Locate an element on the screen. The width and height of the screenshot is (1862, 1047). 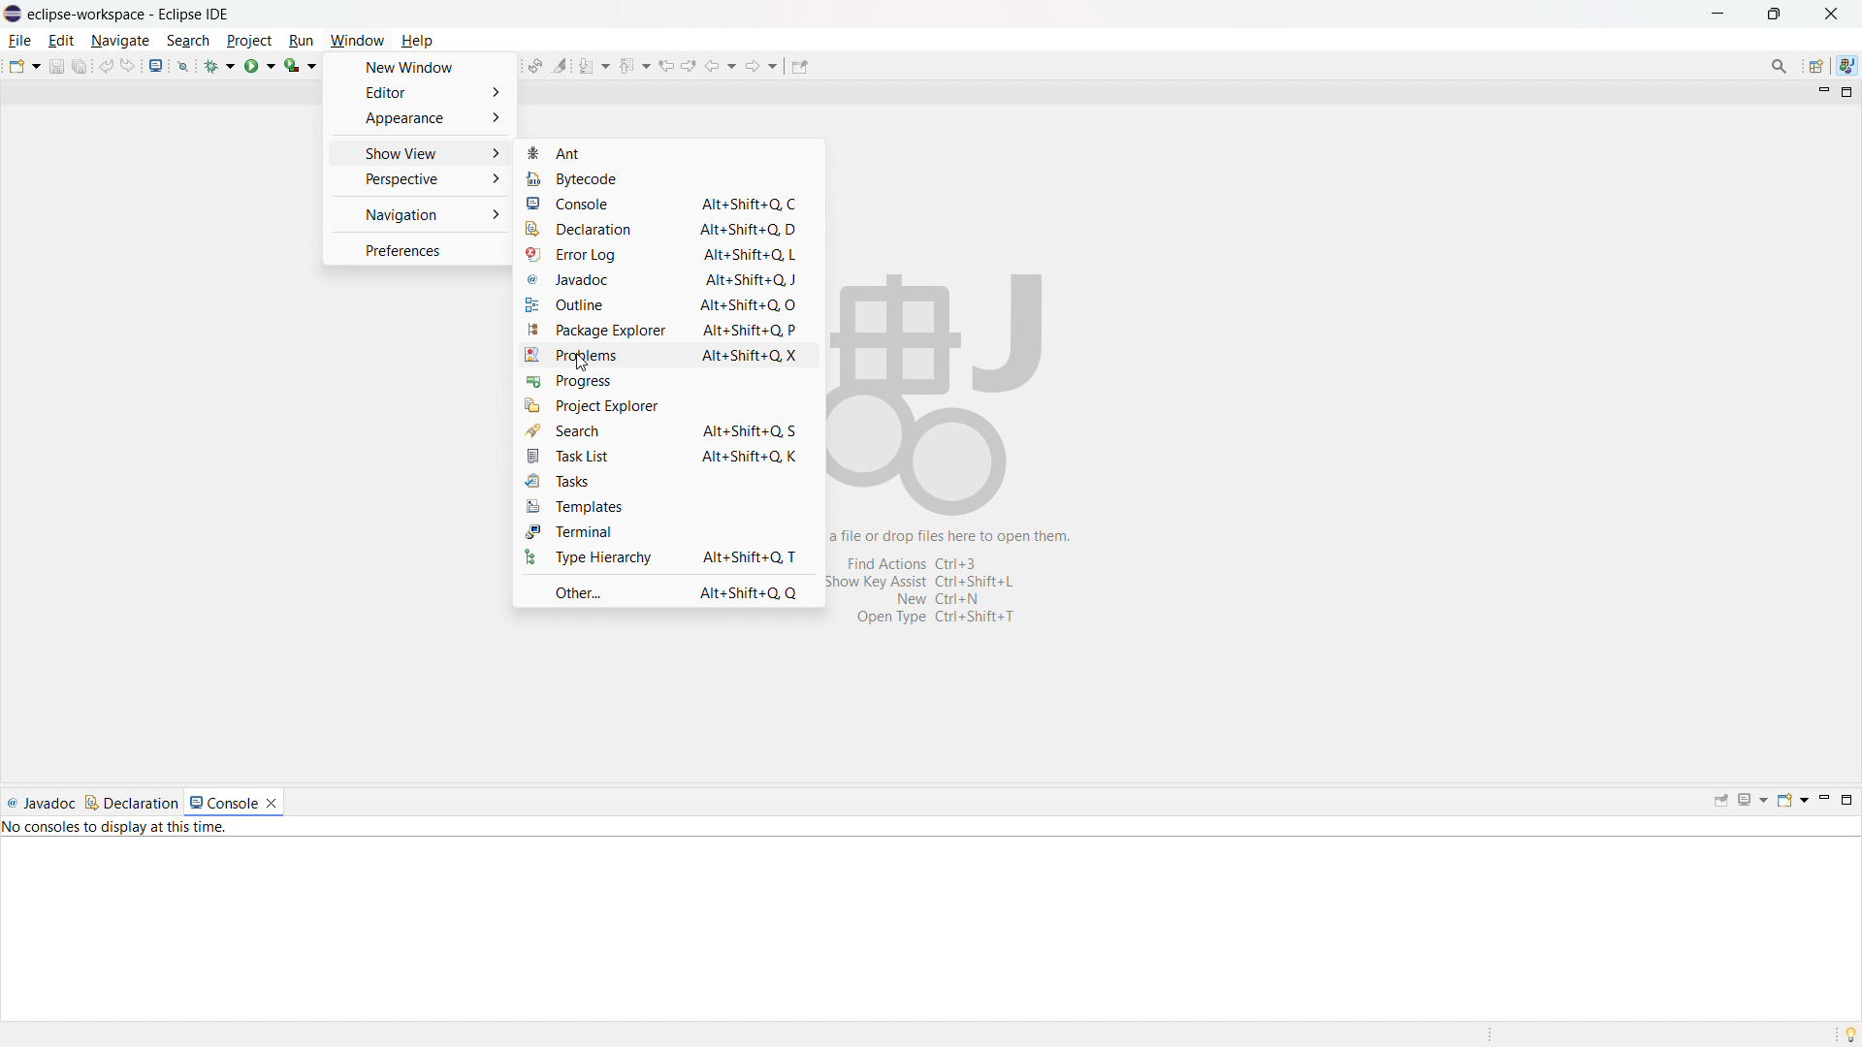
task list is located at coordinates (668, 456).